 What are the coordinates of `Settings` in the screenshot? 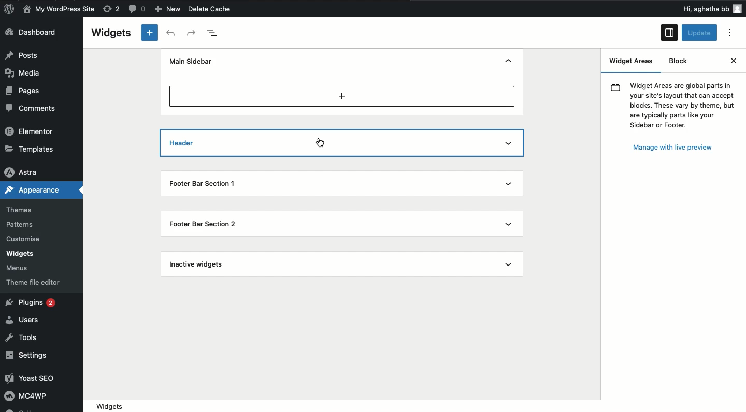 It's located at (32, 355).